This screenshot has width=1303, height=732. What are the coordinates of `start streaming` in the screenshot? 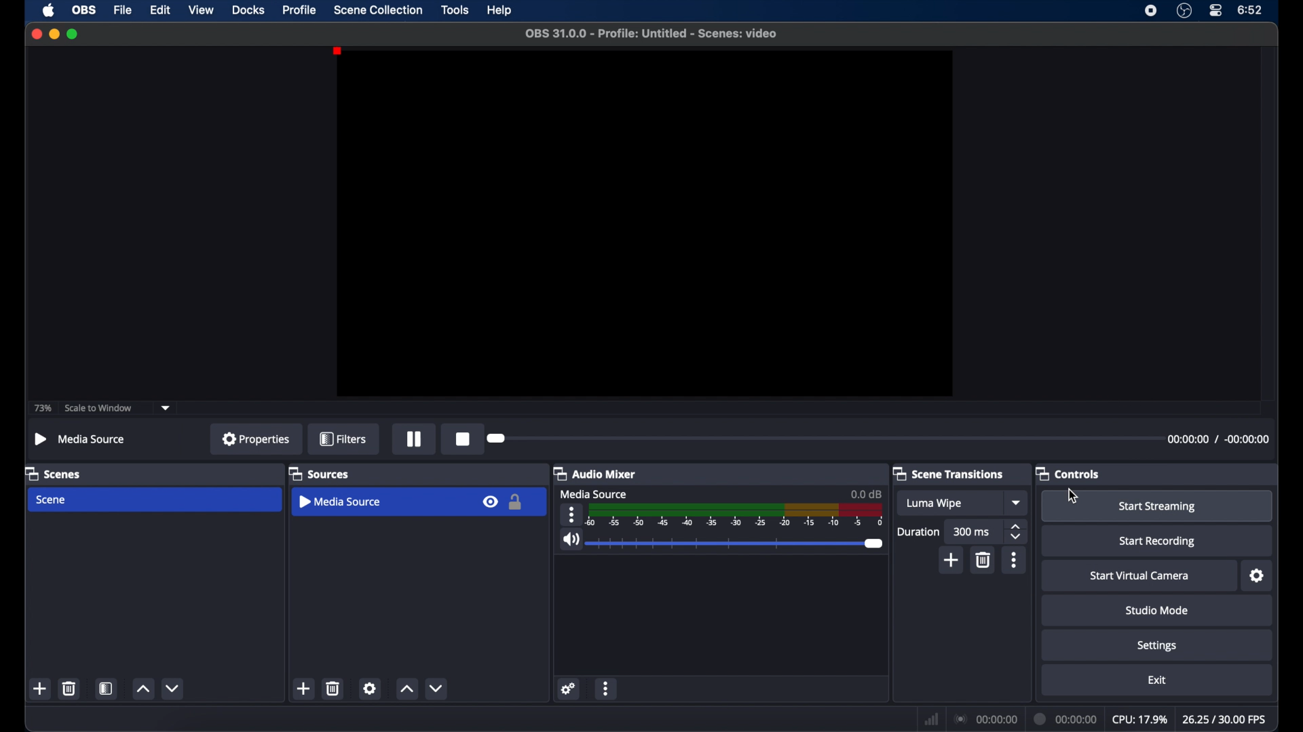 It's located at (1158, 507).